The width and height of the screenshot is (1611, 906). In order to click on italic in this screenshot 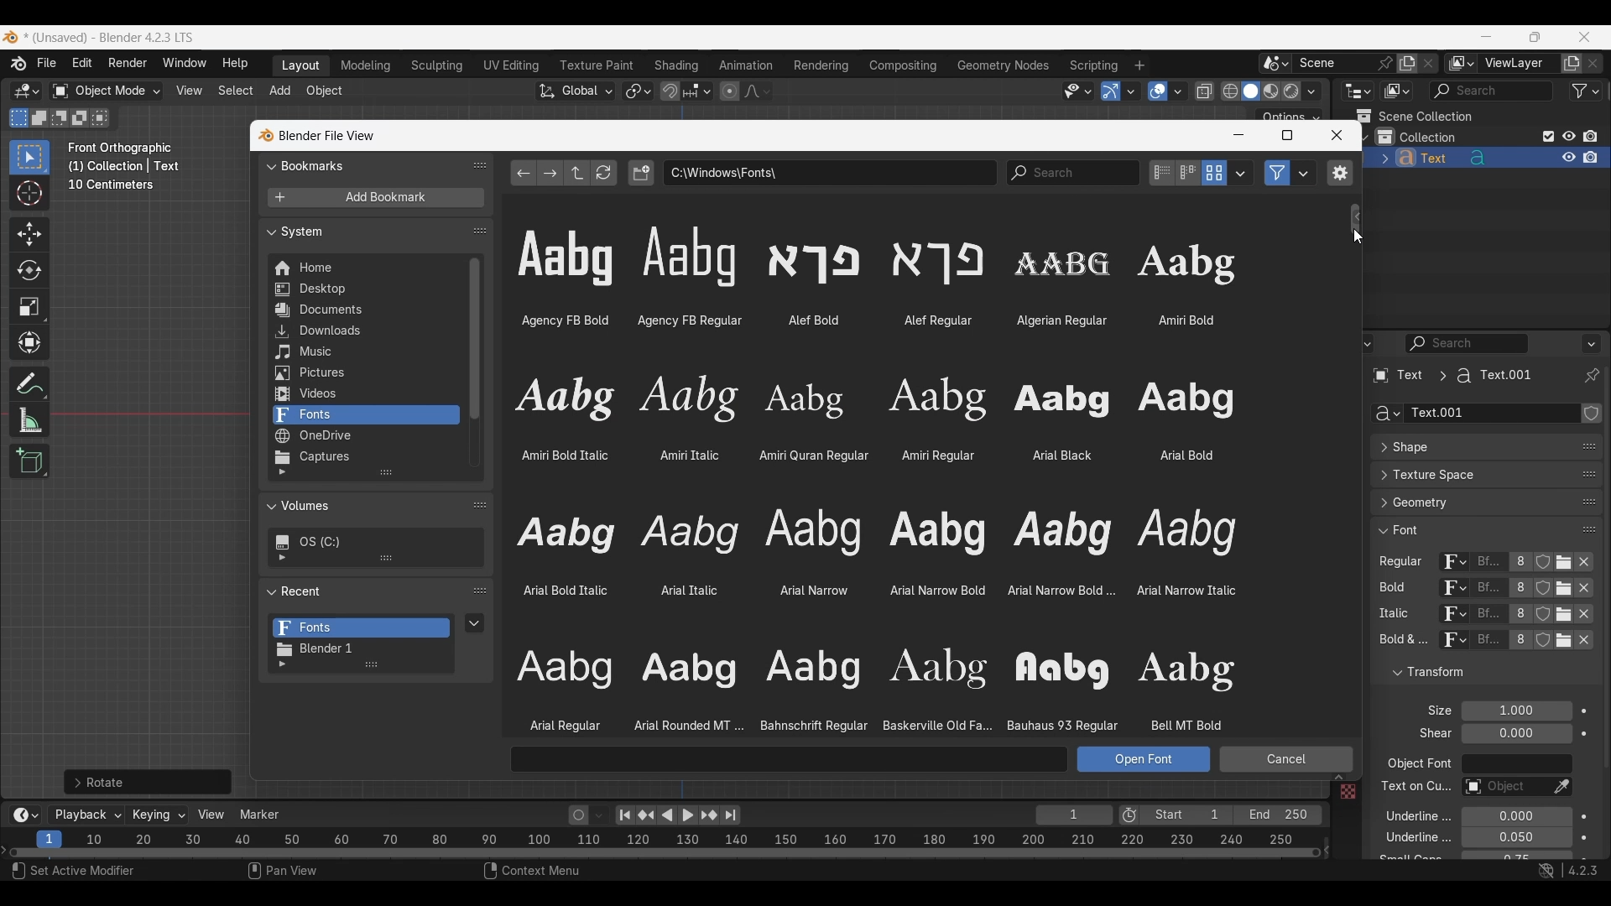, I will do `click(1390, 614)`.